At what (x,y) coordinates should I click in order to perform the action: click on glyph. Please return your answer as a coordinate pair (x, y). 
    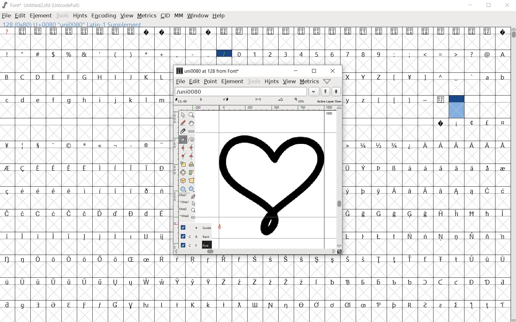
    Looking at the image, I should click on (271, 305).